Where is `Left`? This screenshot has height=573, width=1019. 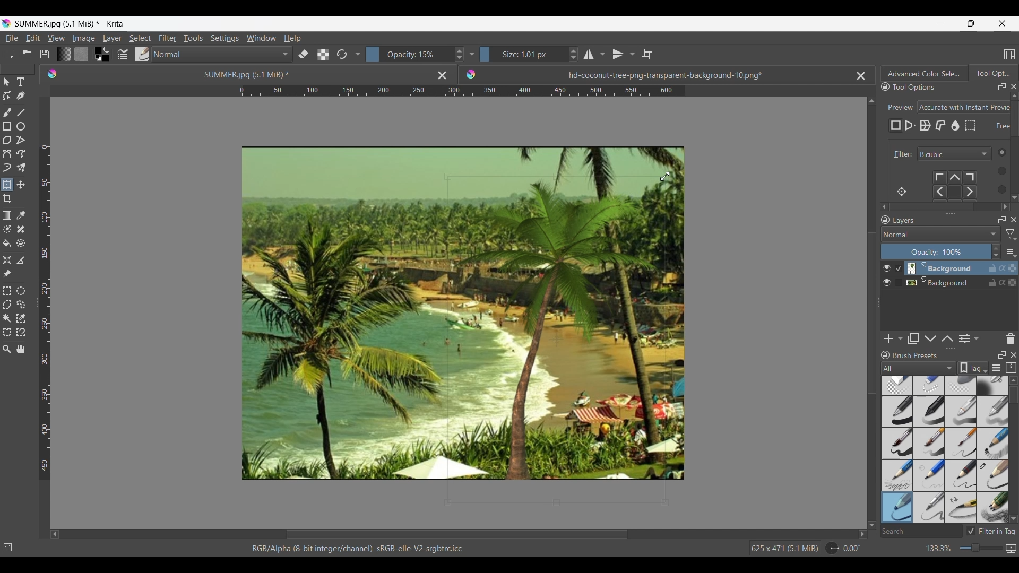 Left is located at coordinates (881, 205).